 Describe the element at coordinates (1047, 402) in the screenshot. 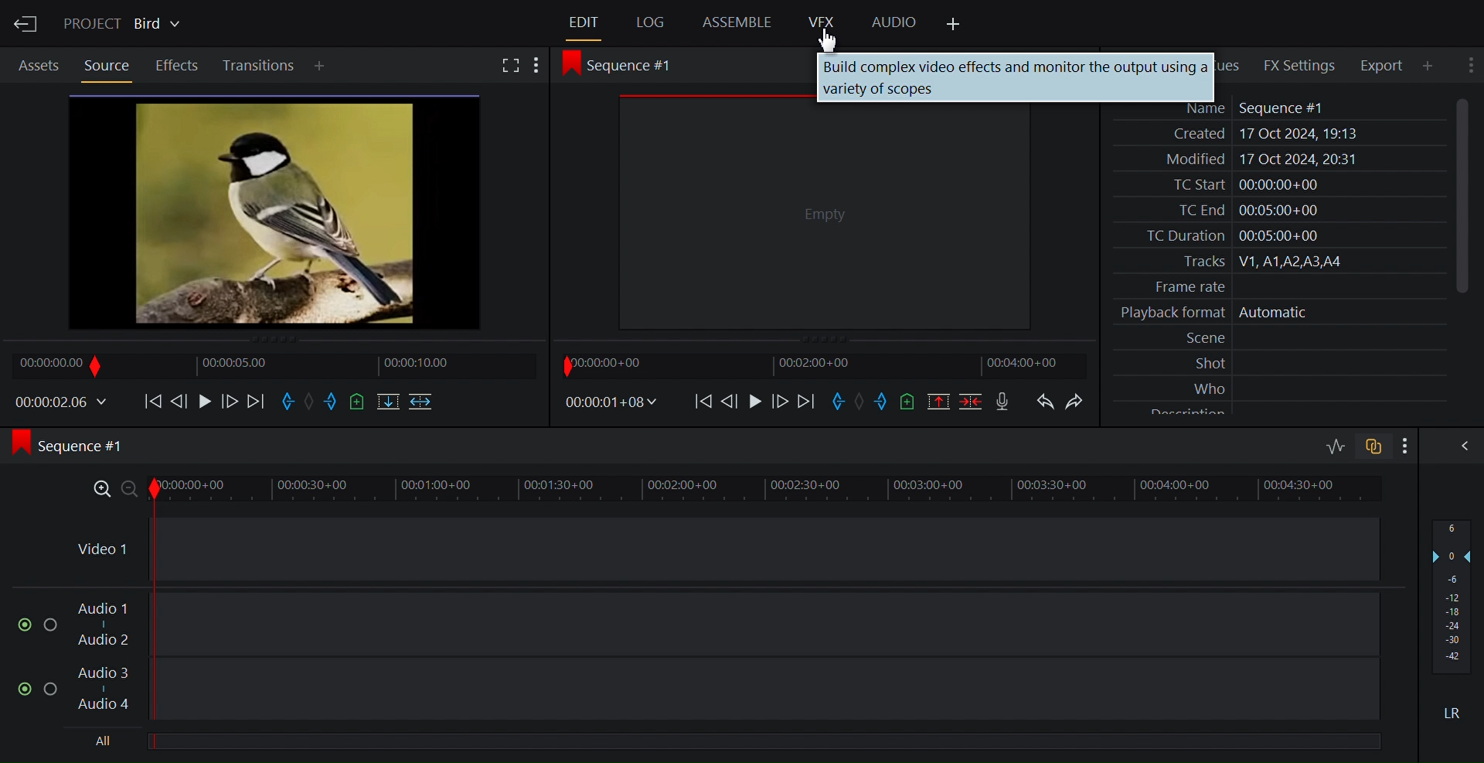

I see `Undo` at that location.